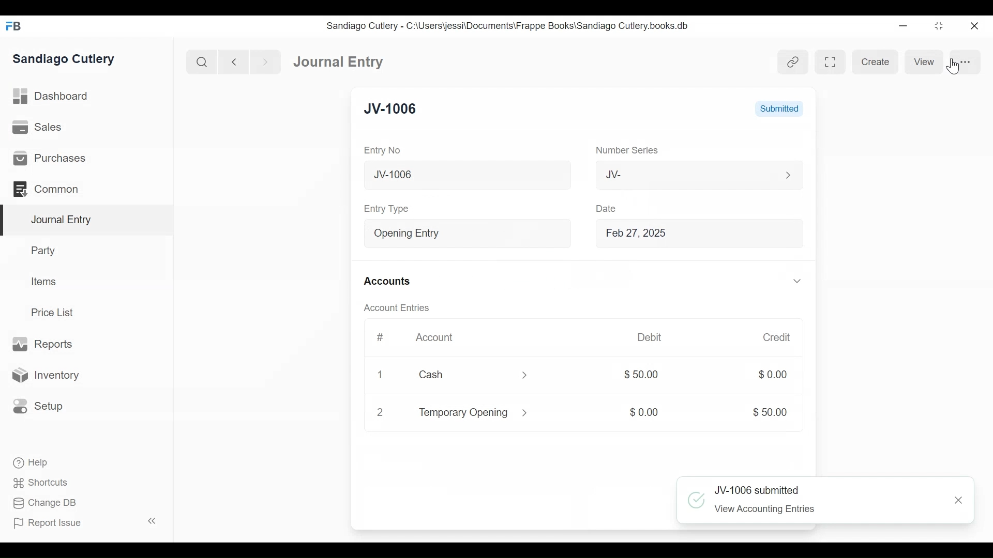  I want to click on View, so click(925, 61).